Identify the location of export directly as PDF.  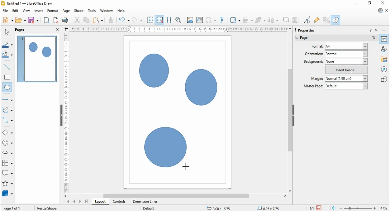
(56, 20).